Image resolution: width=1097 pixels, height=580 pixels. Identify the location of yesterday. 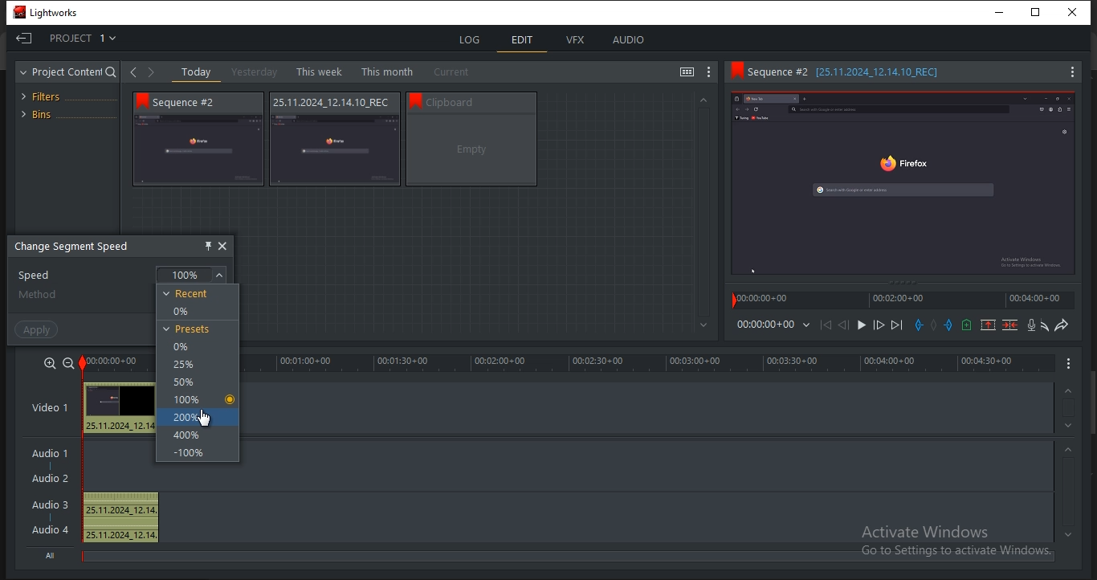
(254, 71).